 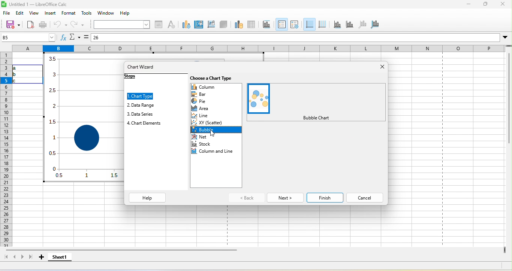 I want to click on help, so click(x=125, y=13).